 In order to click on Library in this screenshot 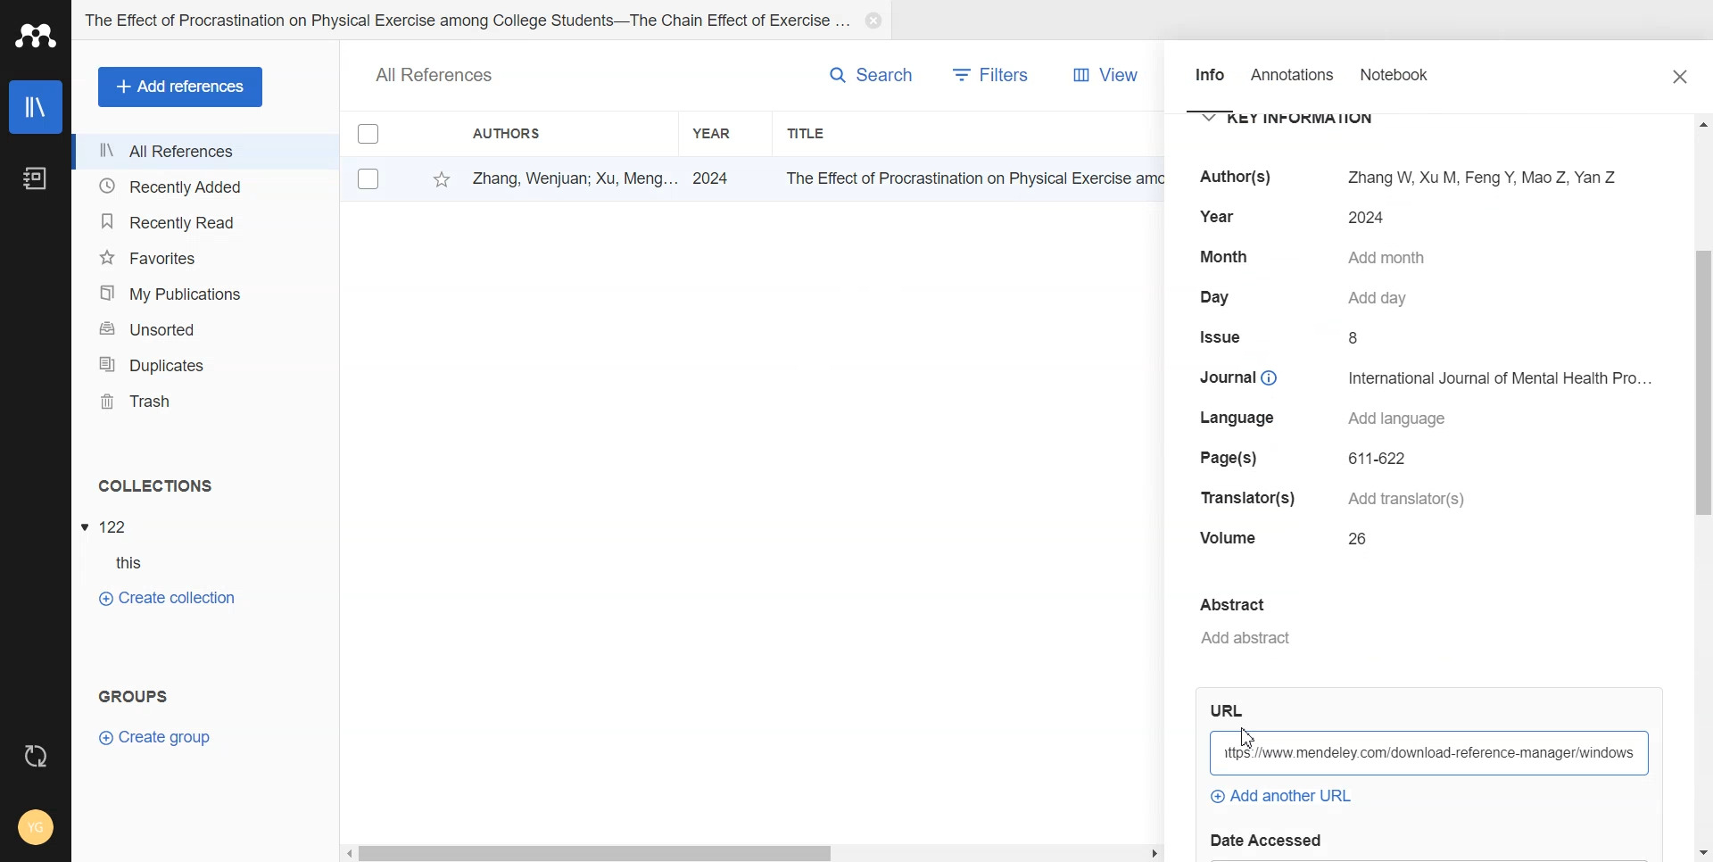, I will do `click(35, 107)`.